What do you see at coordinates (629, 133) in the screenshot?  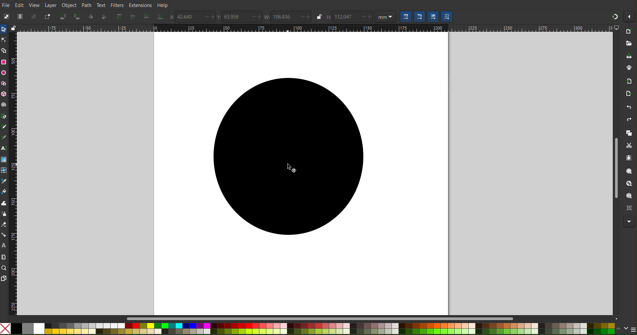 I see `Copy` at bounding box center [629, 133].